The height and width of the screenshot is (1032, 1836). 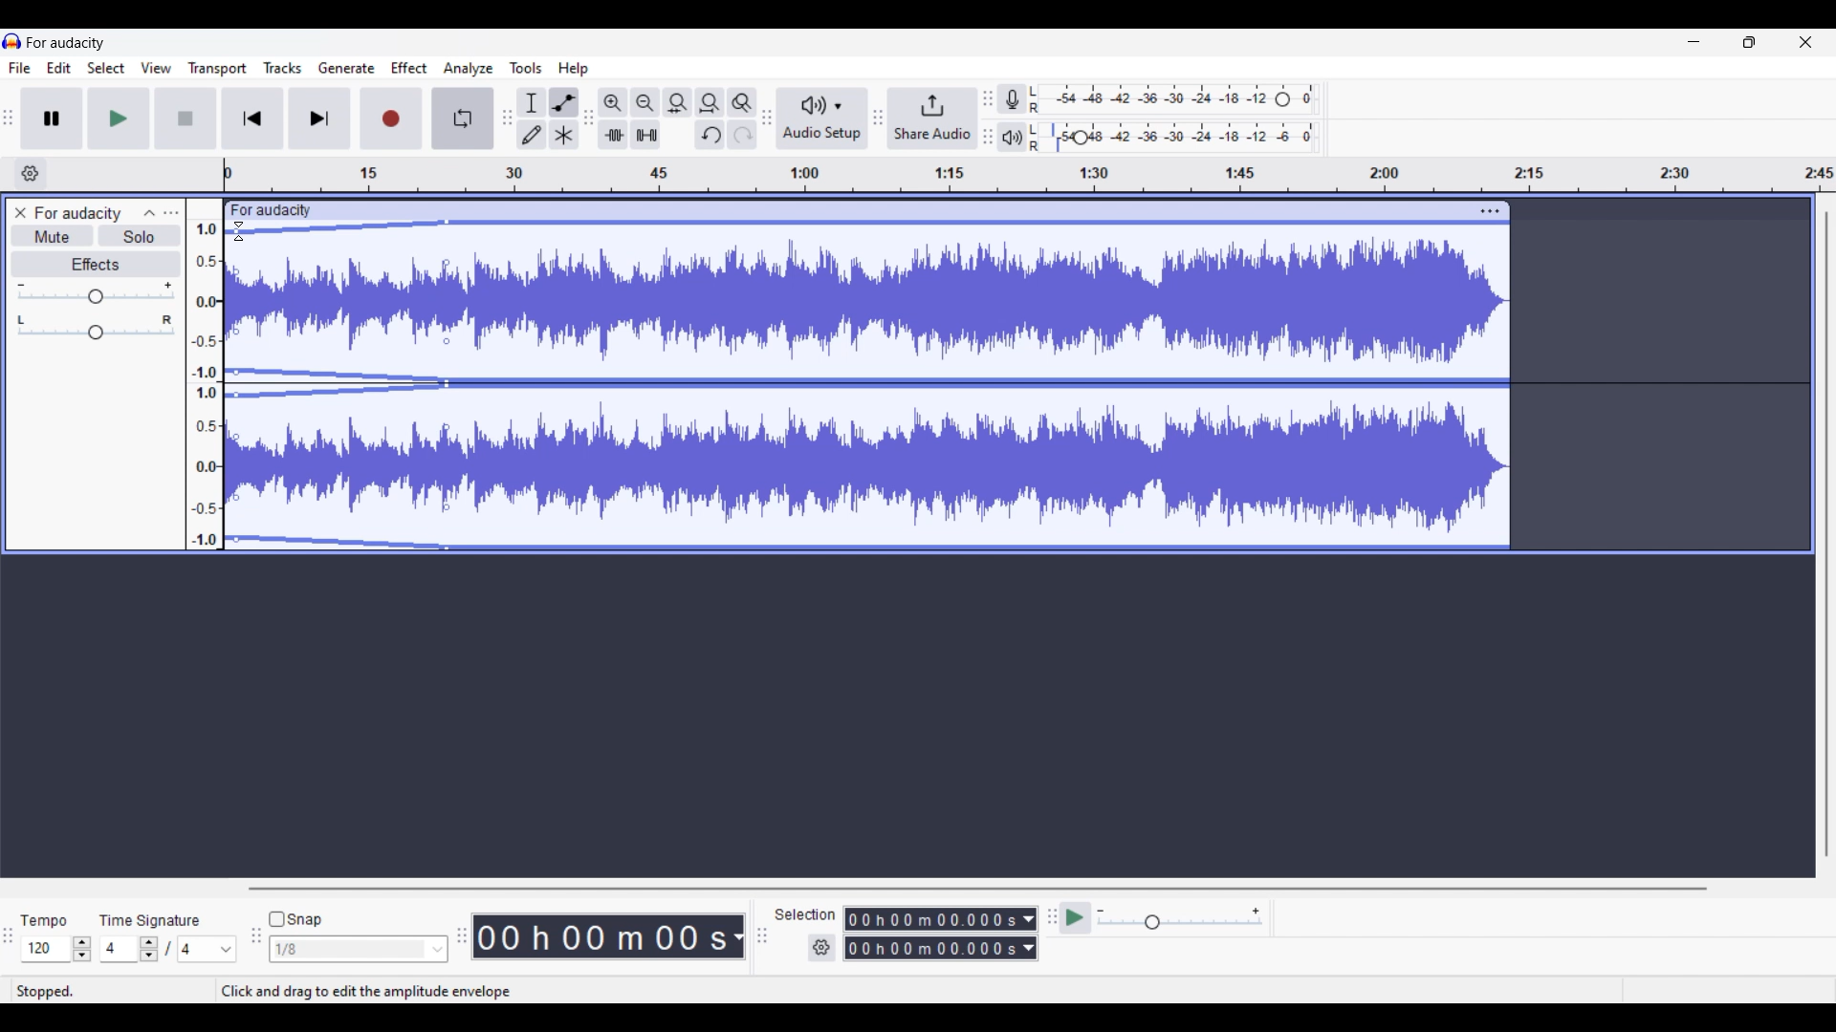 I want to click on Snap options, so click(x=359, y=950).